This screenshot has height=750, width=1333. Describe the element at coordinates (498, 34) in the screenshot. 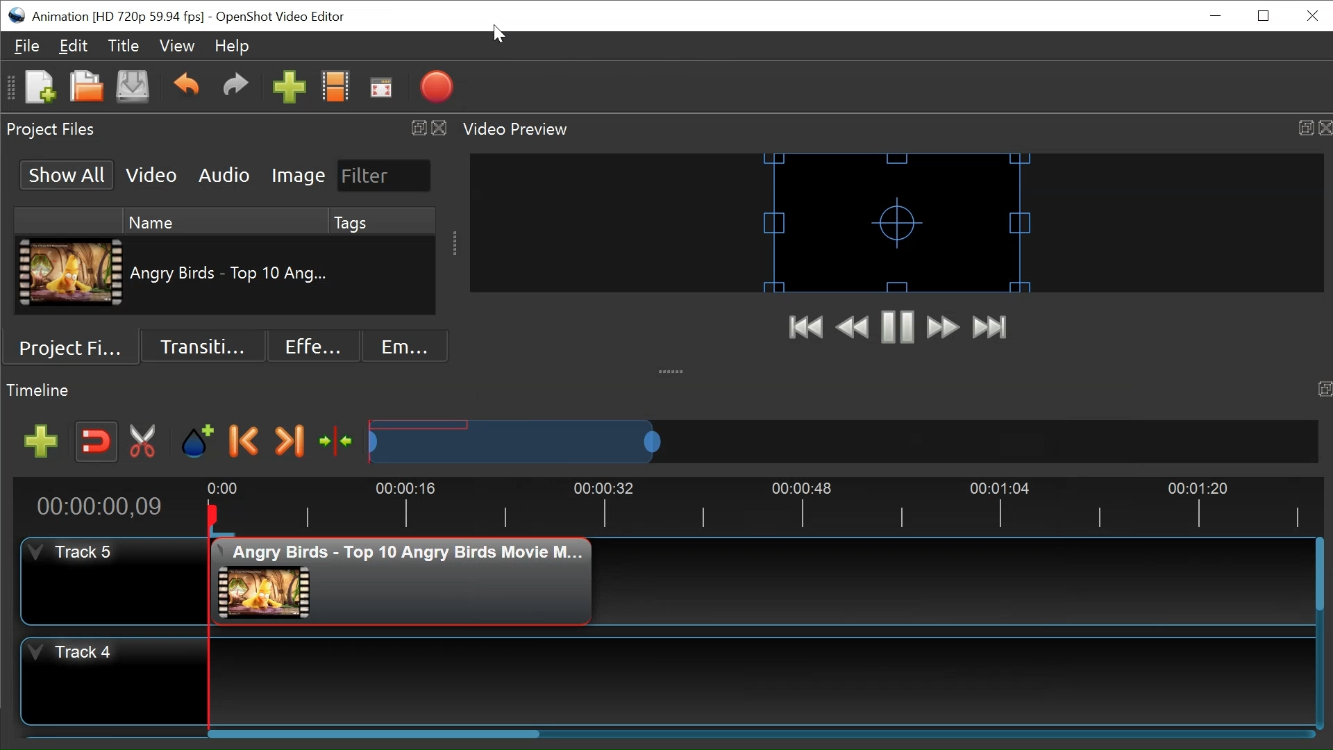

I see `Cursor` at that location.